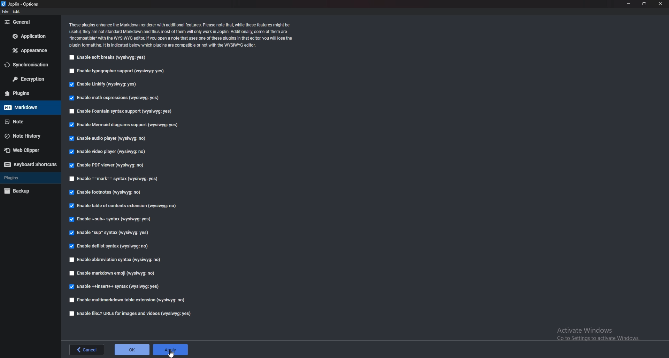 This screenshot has width=669, height=358. Describe the element at coordinates (127, 300) in the screenshot. I see `enable multimarkdown table` at that location.